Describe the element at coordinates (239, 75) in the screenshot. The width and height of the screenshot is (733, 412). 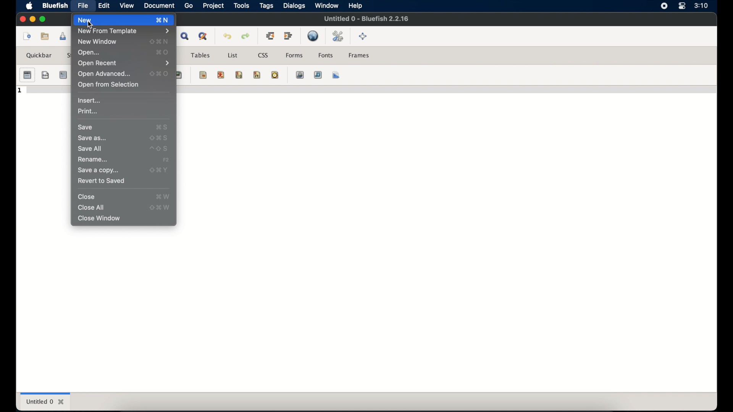
I see `ruby parenthesis` at that location.